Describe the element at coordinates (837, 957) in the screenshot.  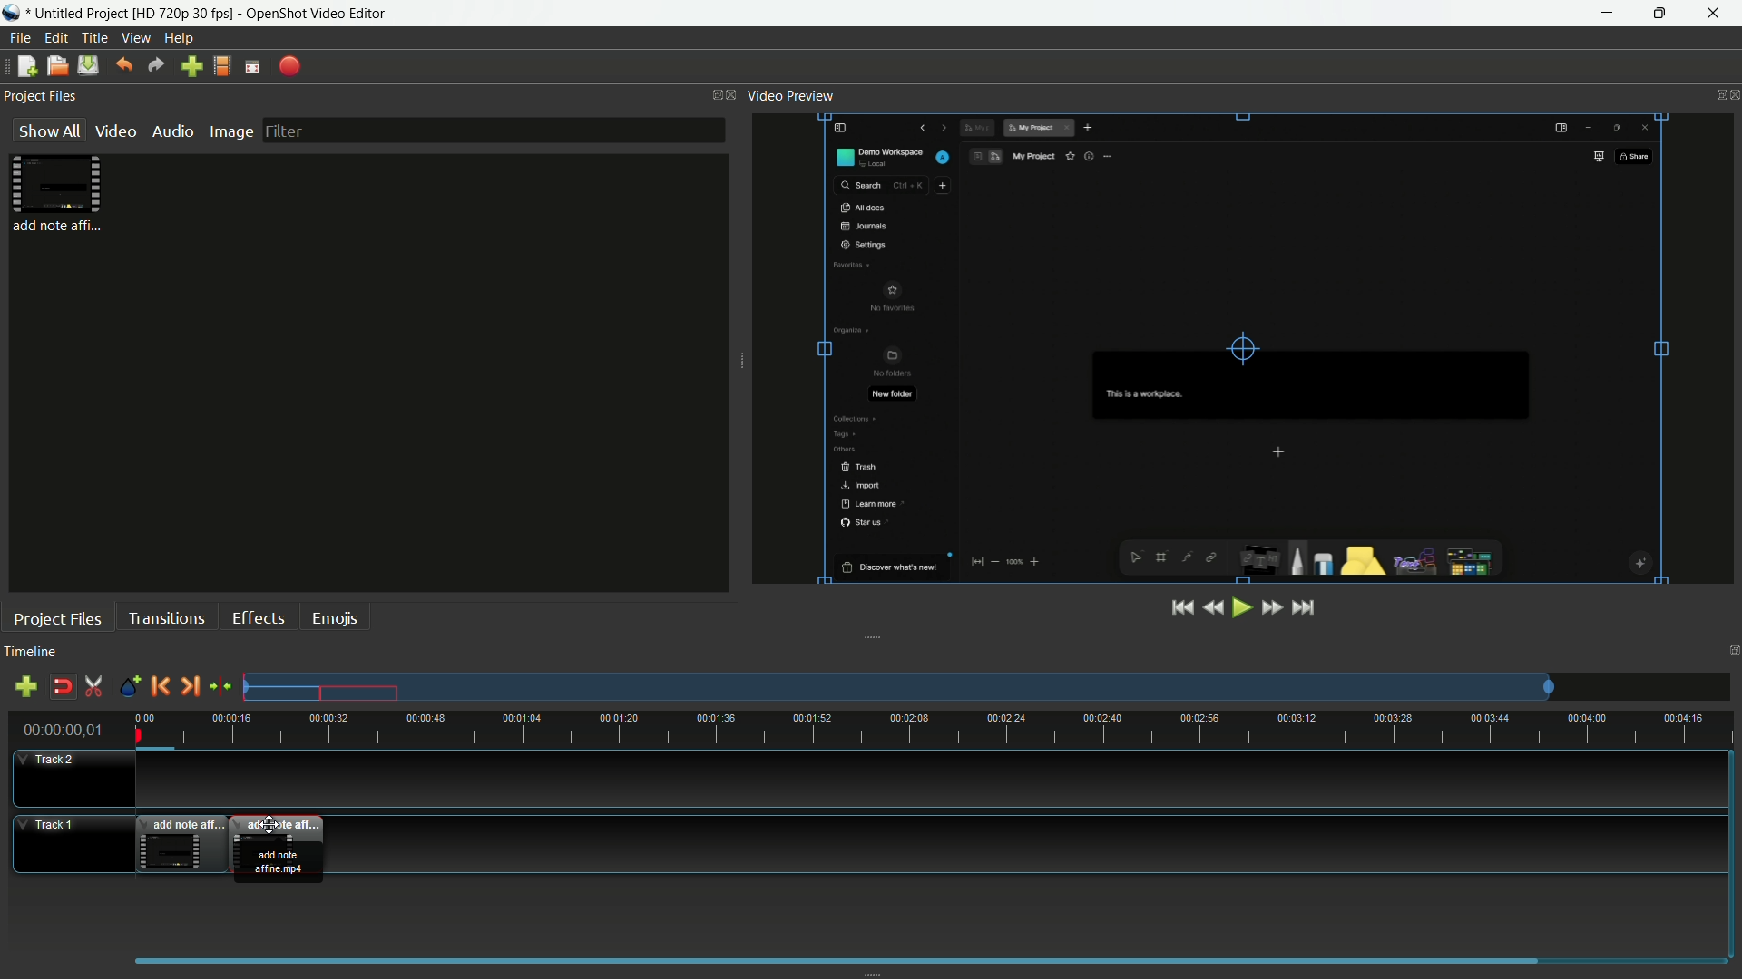
I see `scrollbar` at that location.